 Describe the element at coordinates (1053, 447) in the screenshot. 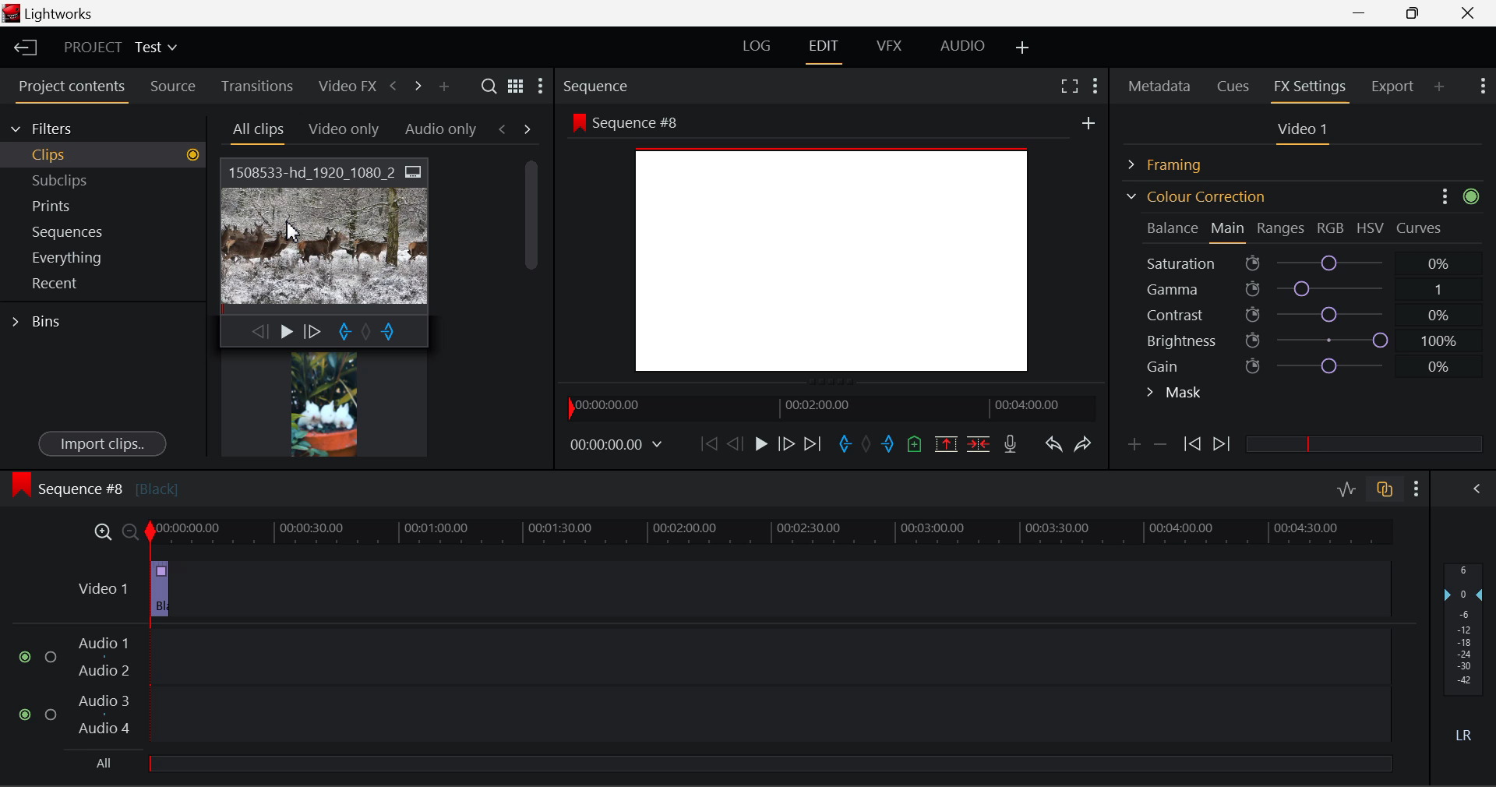

I see `Undo` at that location.